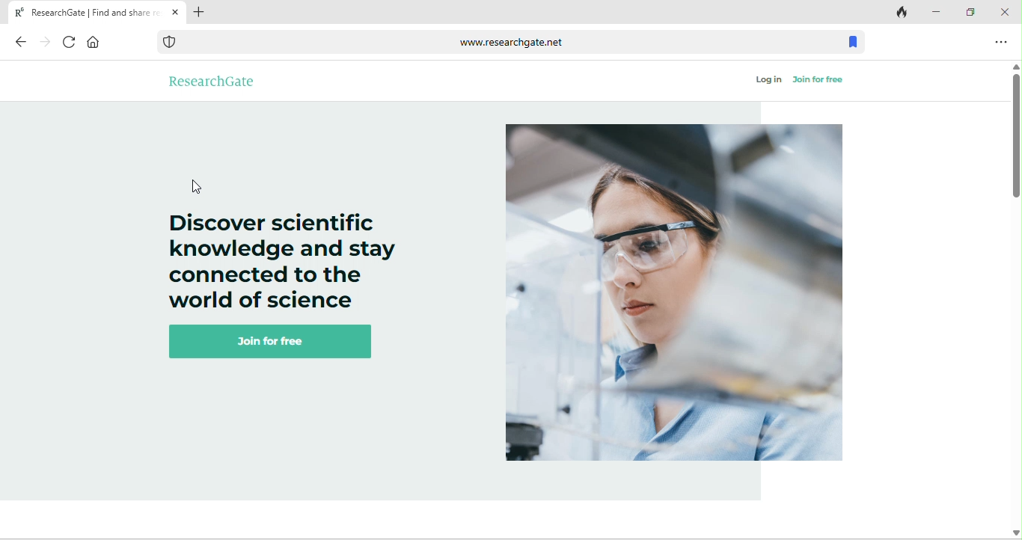  What do you see at coordinates (768, 82) in the screenshot?
I see `log in` at bounding box center [768, 82].